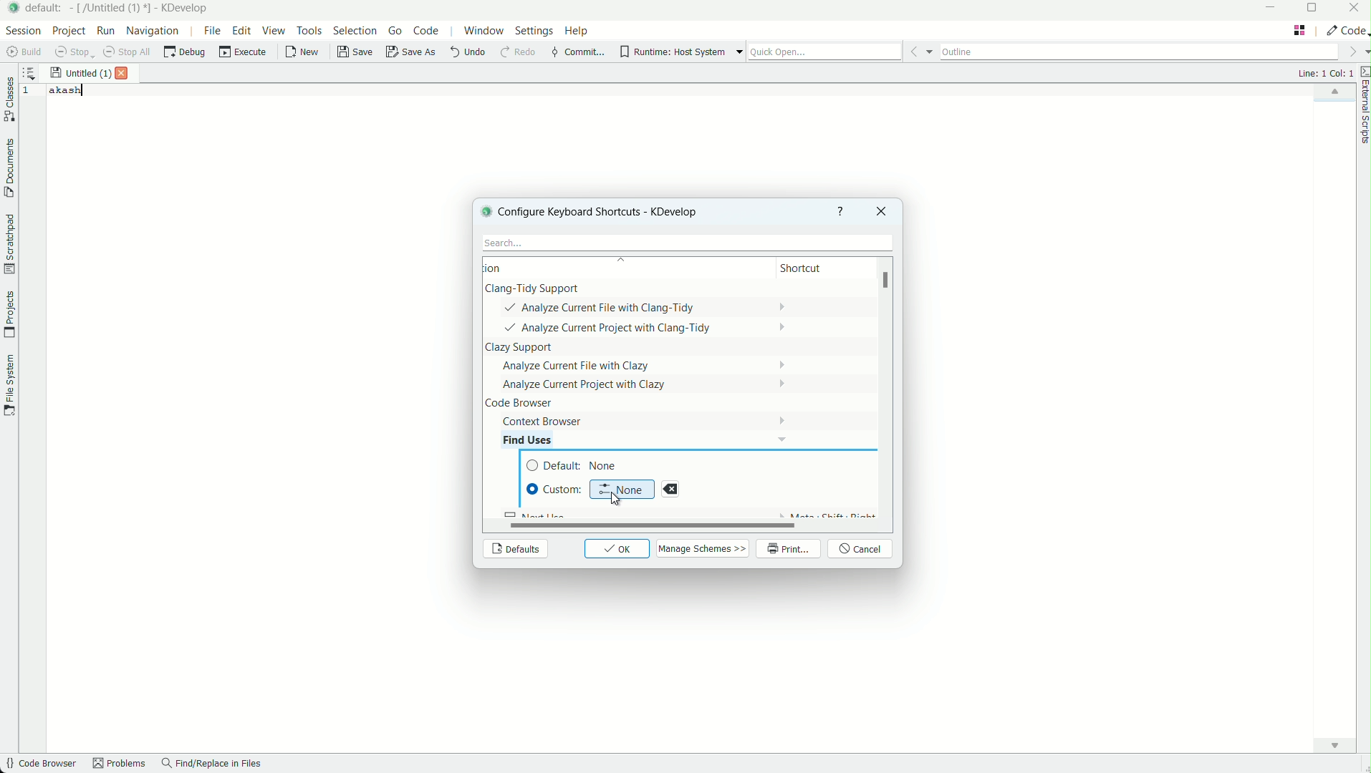  What do you see at coordinates (47, 7) in the screenshot?
I see `default` at bounding box center [47, 7].